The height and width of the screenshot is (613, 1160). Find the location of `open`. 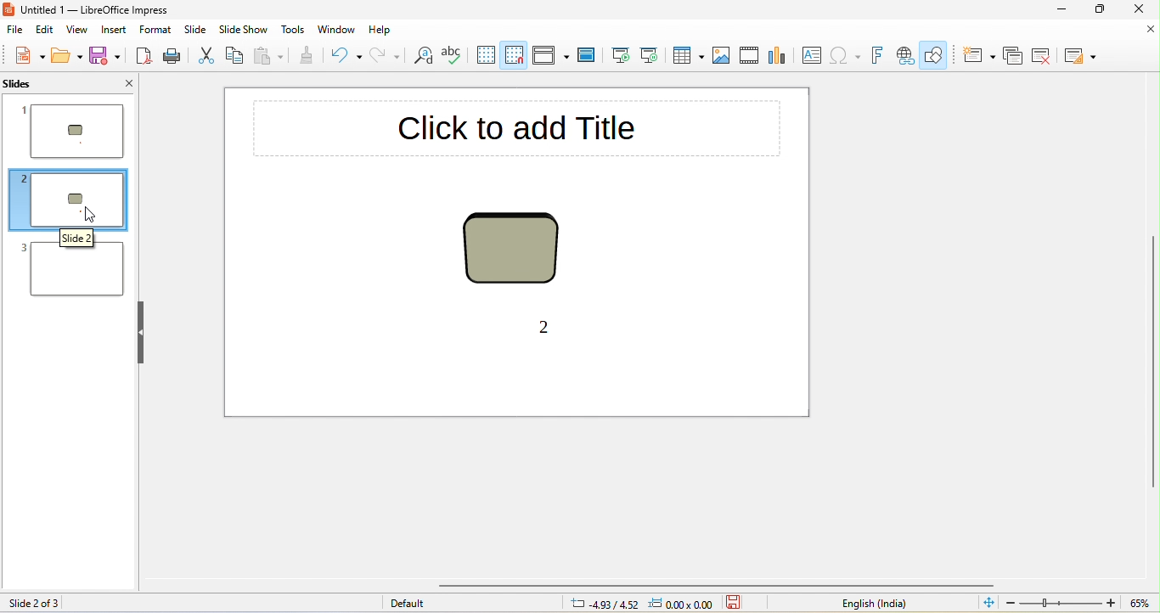

open is located at coordinates (68, 58).